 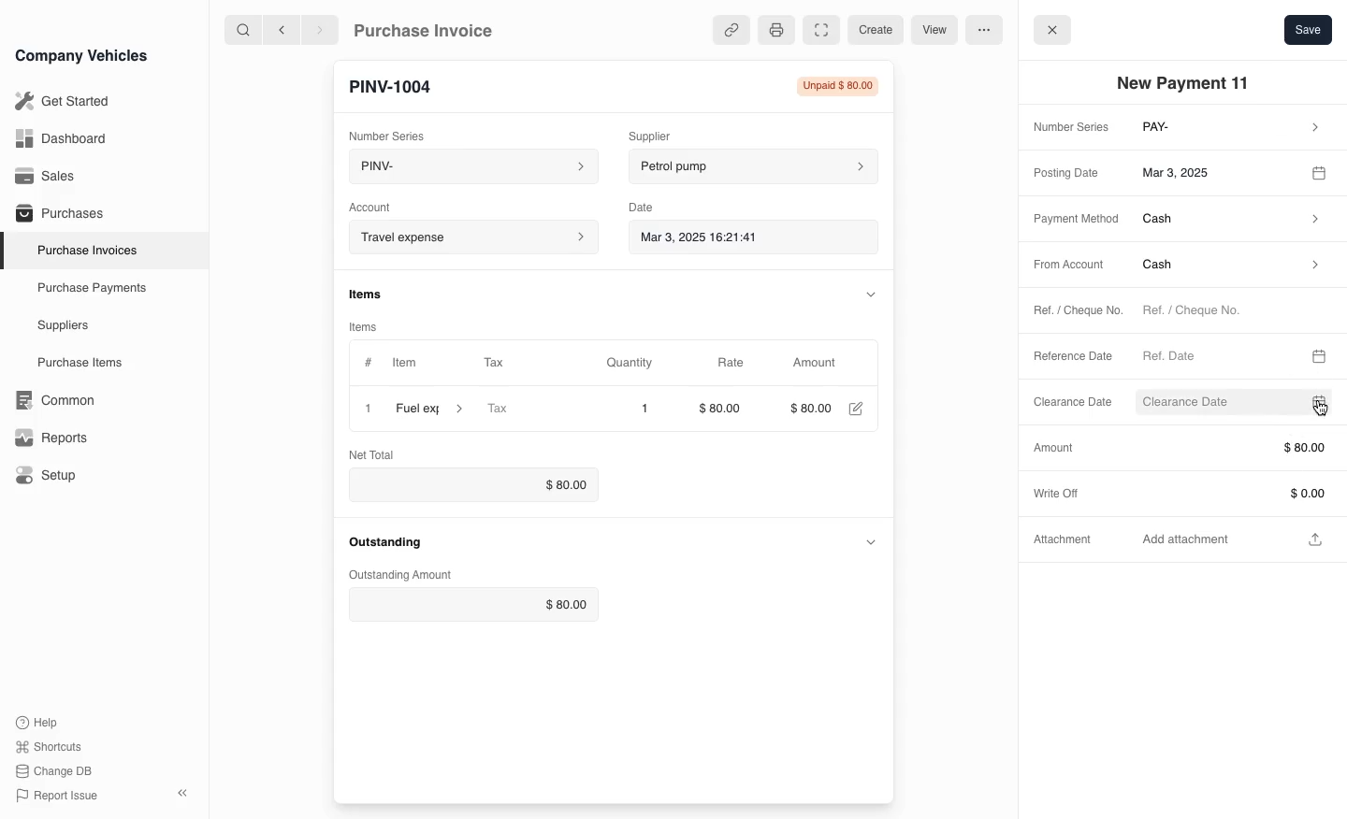 What do you see at coordinates (871, 541) in the screenshot?
I see `expand` at bounding box center [871, 541].